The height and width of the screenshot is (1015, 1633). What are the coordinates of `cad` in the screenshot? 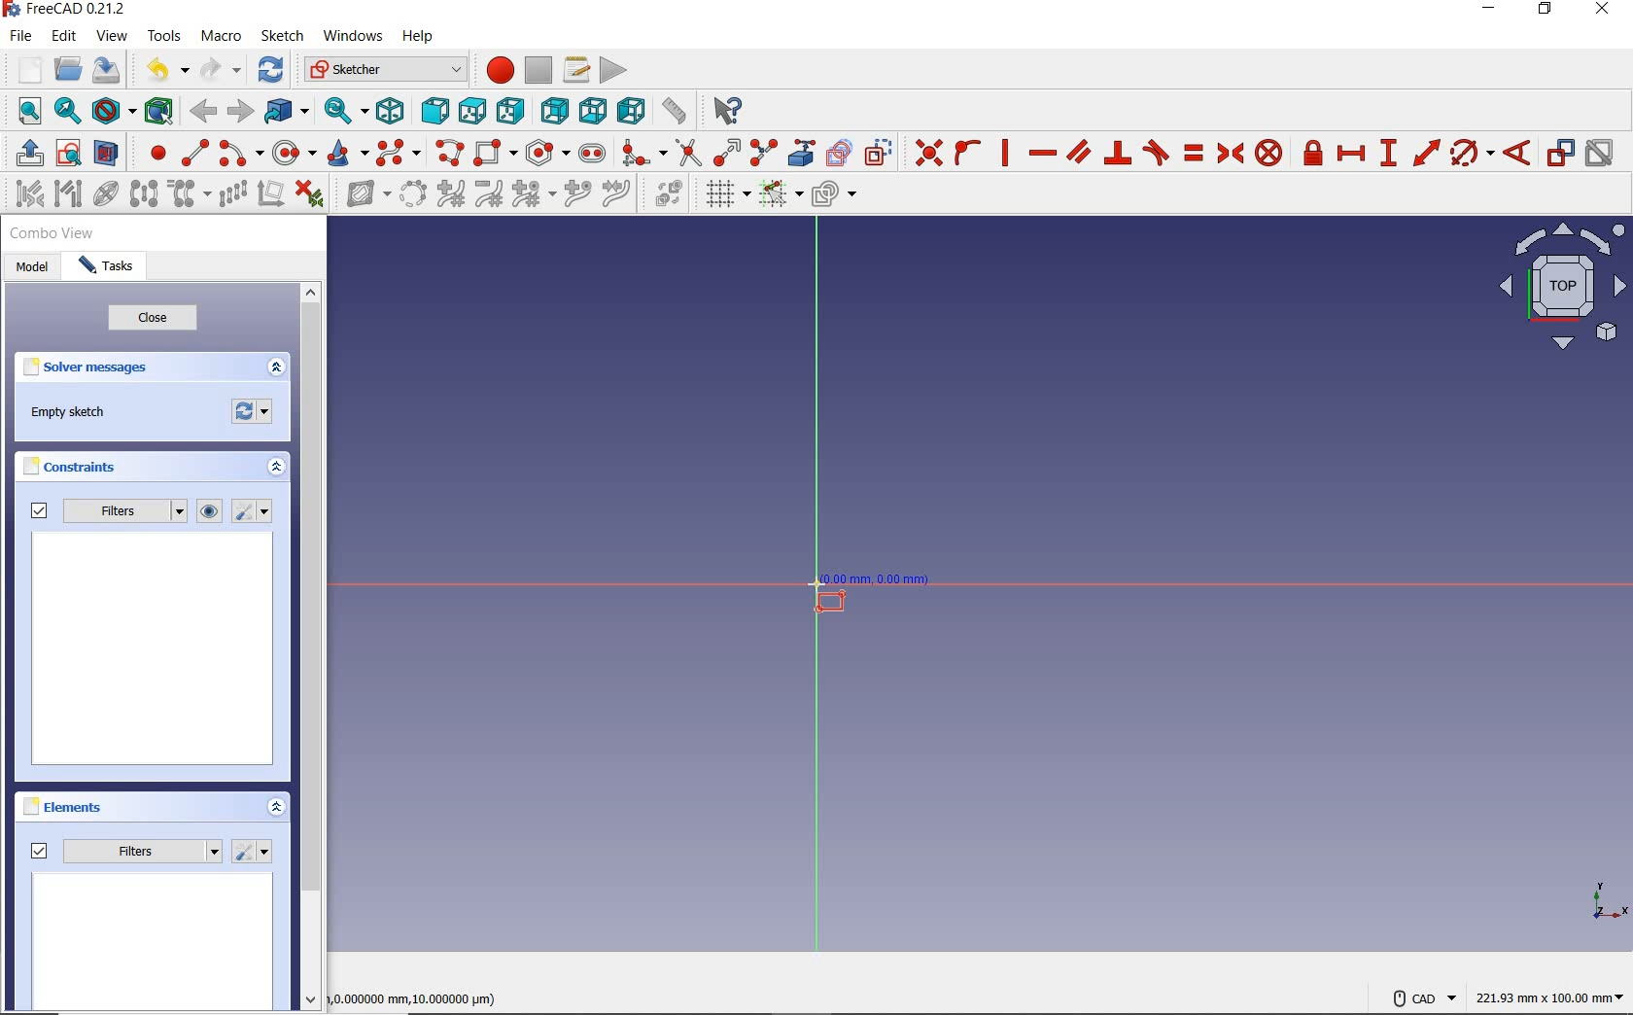 It's located at (1424, 992).